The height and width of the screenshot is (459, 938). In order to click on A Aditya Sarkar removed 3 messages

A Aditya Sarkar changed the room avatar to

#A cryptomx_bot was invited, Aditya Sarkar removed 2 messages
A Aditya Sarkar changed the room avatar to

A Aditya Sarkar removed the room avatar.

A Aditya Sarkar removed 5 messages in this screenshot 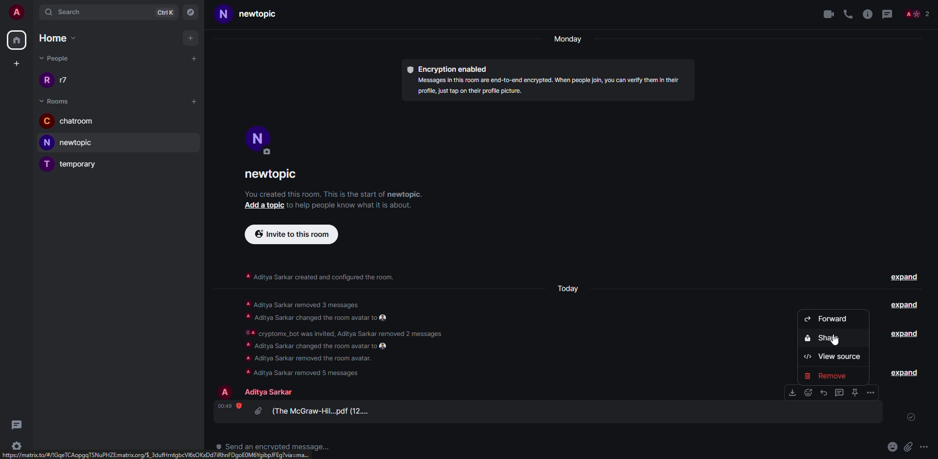, I will do `click(350, 336)`.